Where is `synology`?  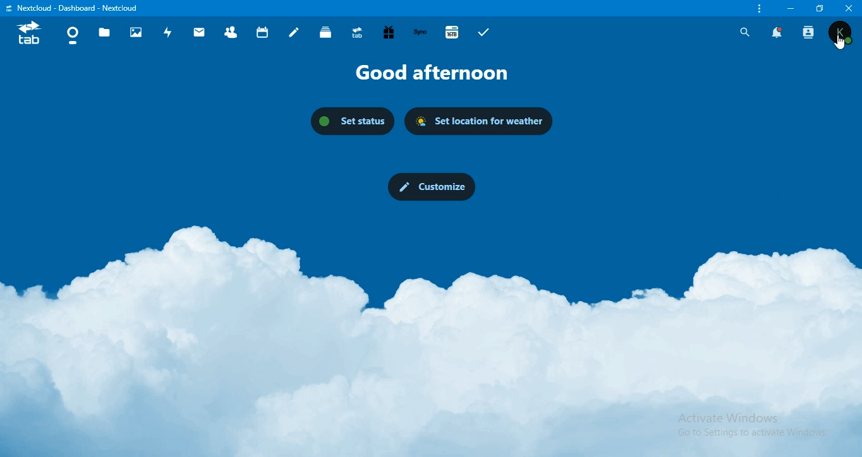
synology is located at coordinates (422, 32).